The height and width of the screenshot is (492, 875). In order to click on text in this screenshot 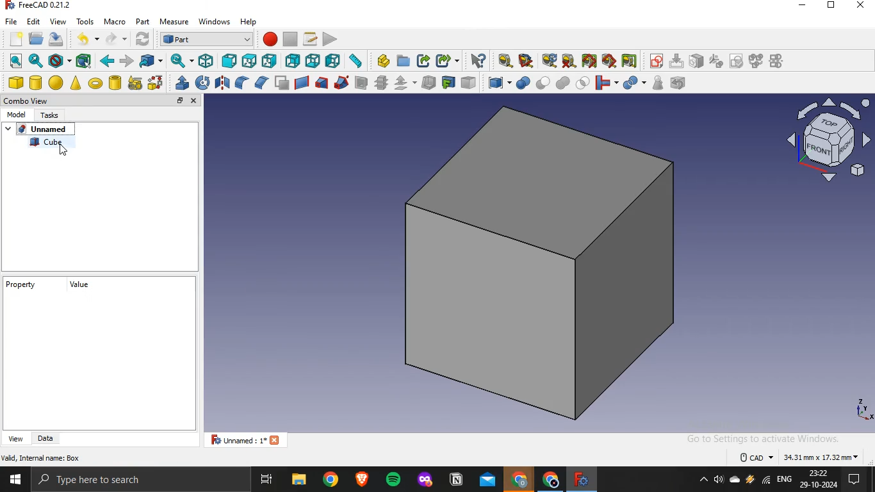, I will do `click(42, 457)`.